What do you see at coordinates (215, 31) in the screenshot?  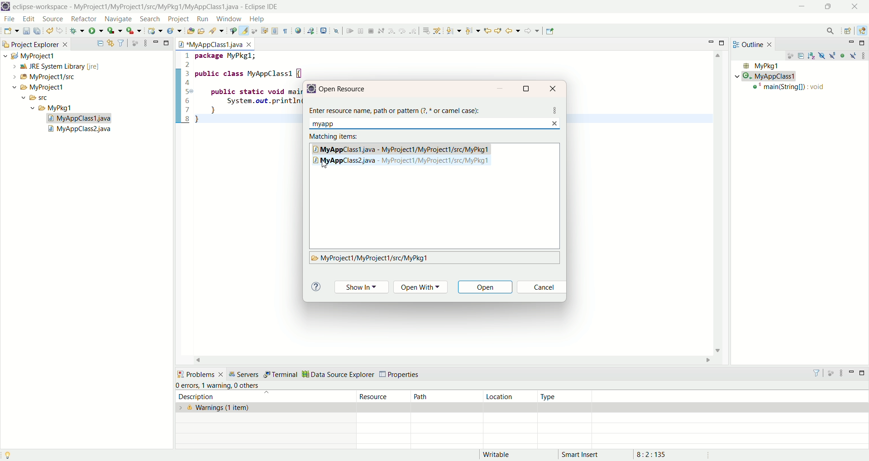 I see `search` at bounding box center [215, 31].